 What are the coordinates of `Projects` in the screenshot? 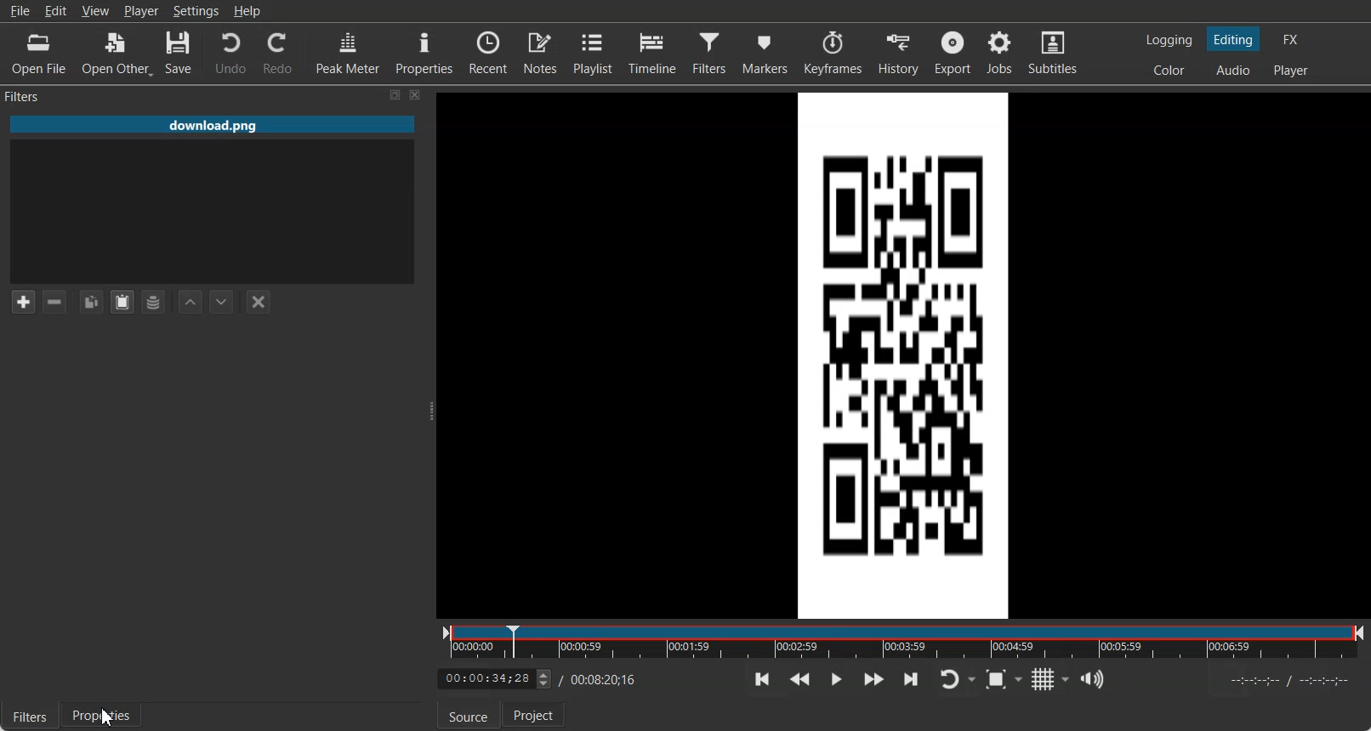 It's located at (534, 713).